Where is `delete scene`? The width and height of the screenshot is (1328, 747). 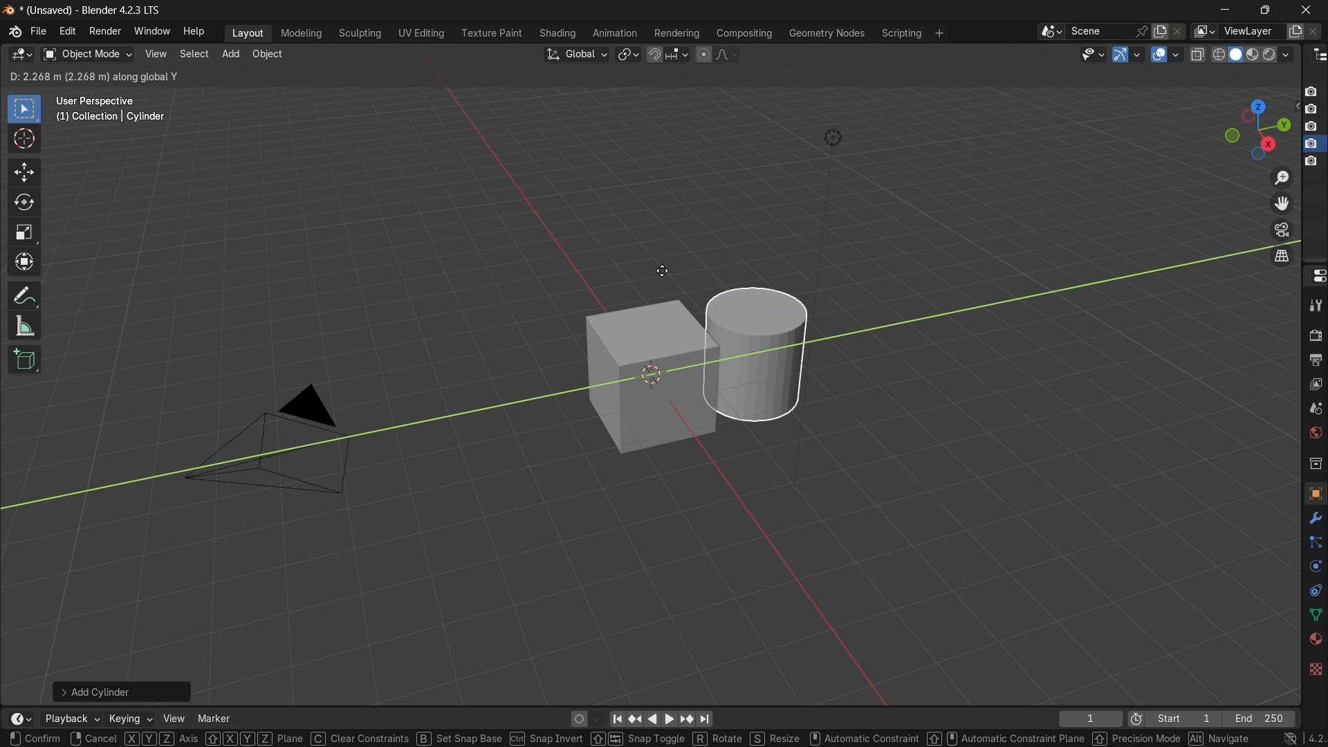 delete scene is located at coordinates (1178, 32).